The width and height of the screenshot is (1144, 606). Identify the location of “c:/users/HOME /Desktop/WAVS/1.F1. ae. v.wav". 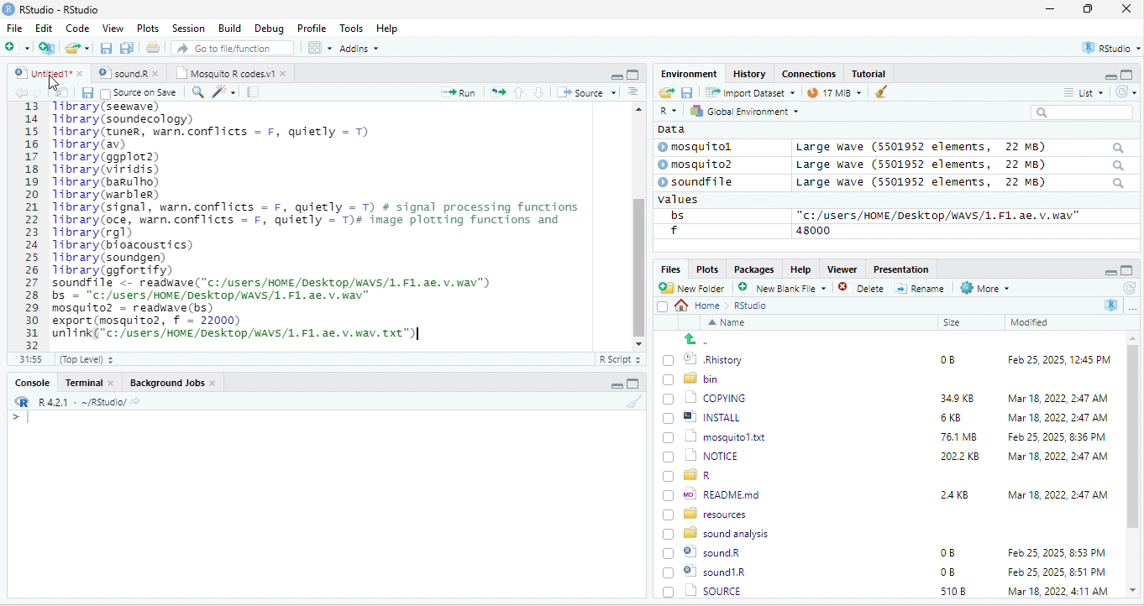
(938, 215).